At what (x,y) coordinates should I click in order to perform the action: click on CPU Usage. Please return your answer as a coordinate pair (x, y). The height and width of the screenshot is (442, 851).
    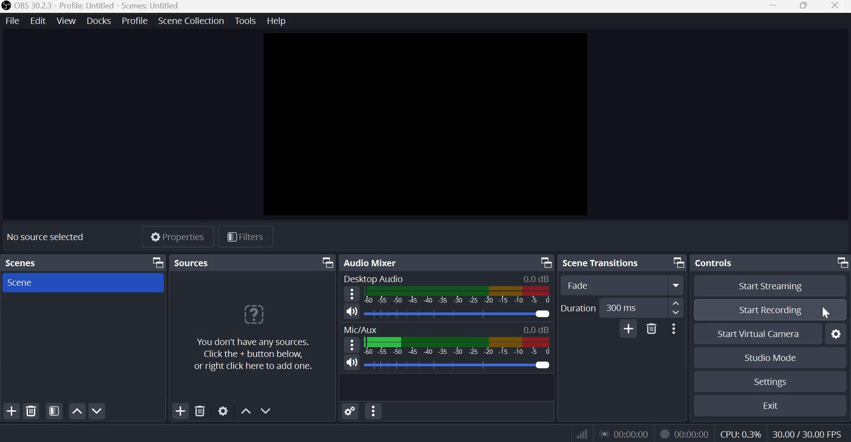
    Looking at the image, I should click on (742, 433).